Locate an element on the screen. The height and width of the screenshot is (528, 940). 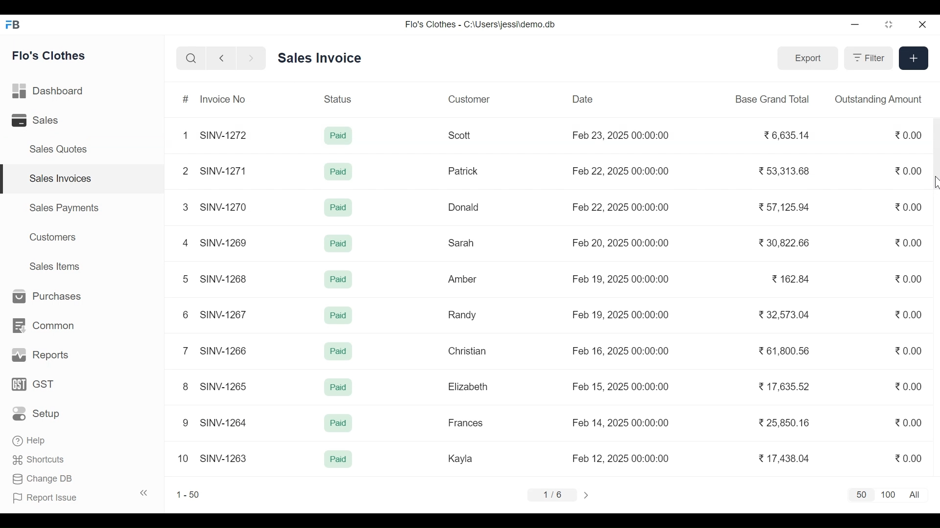
Scott is located at coordinates (461, 135).